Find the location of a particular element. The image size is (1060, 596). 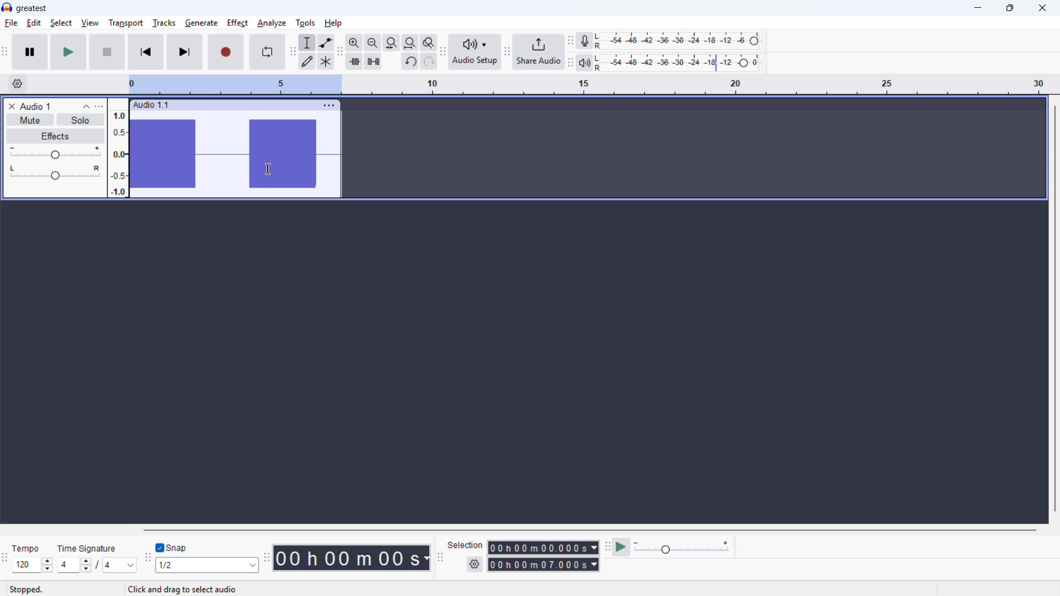

Select snapping  is located at coordinates (207, 565).